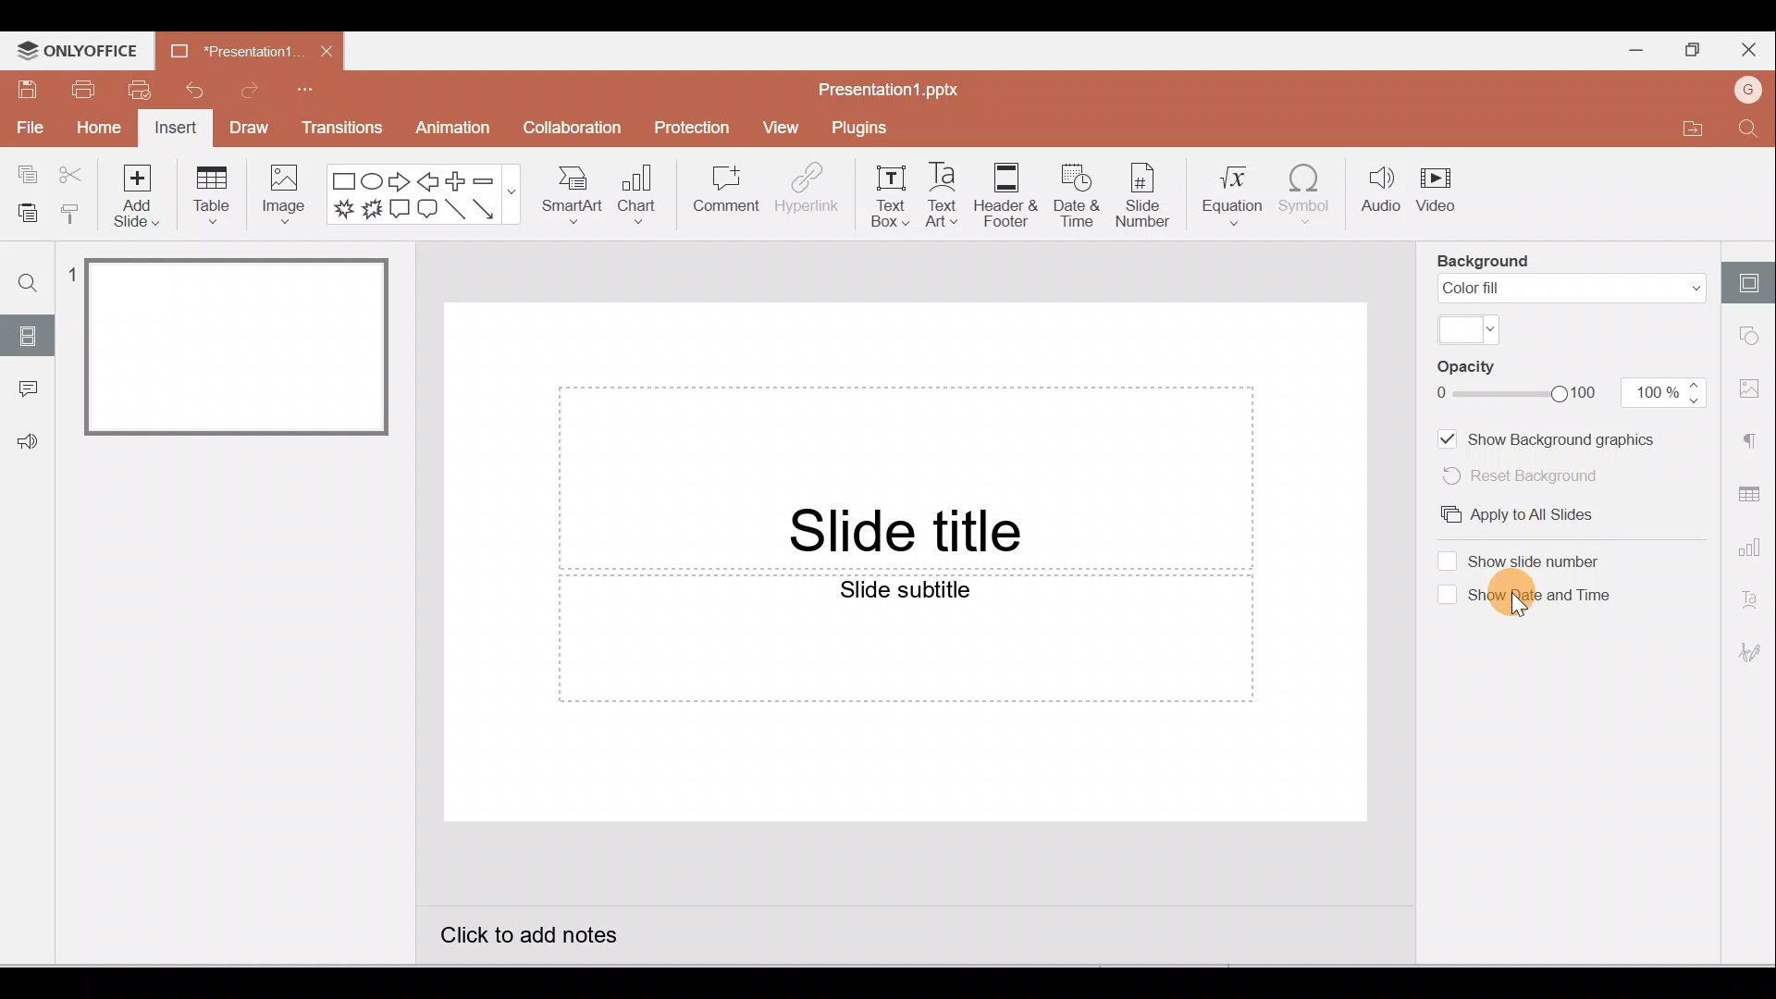 Image resolution: width=1776 pixels, height=999 pixels. I want to click on Minus, so click(483, 179).